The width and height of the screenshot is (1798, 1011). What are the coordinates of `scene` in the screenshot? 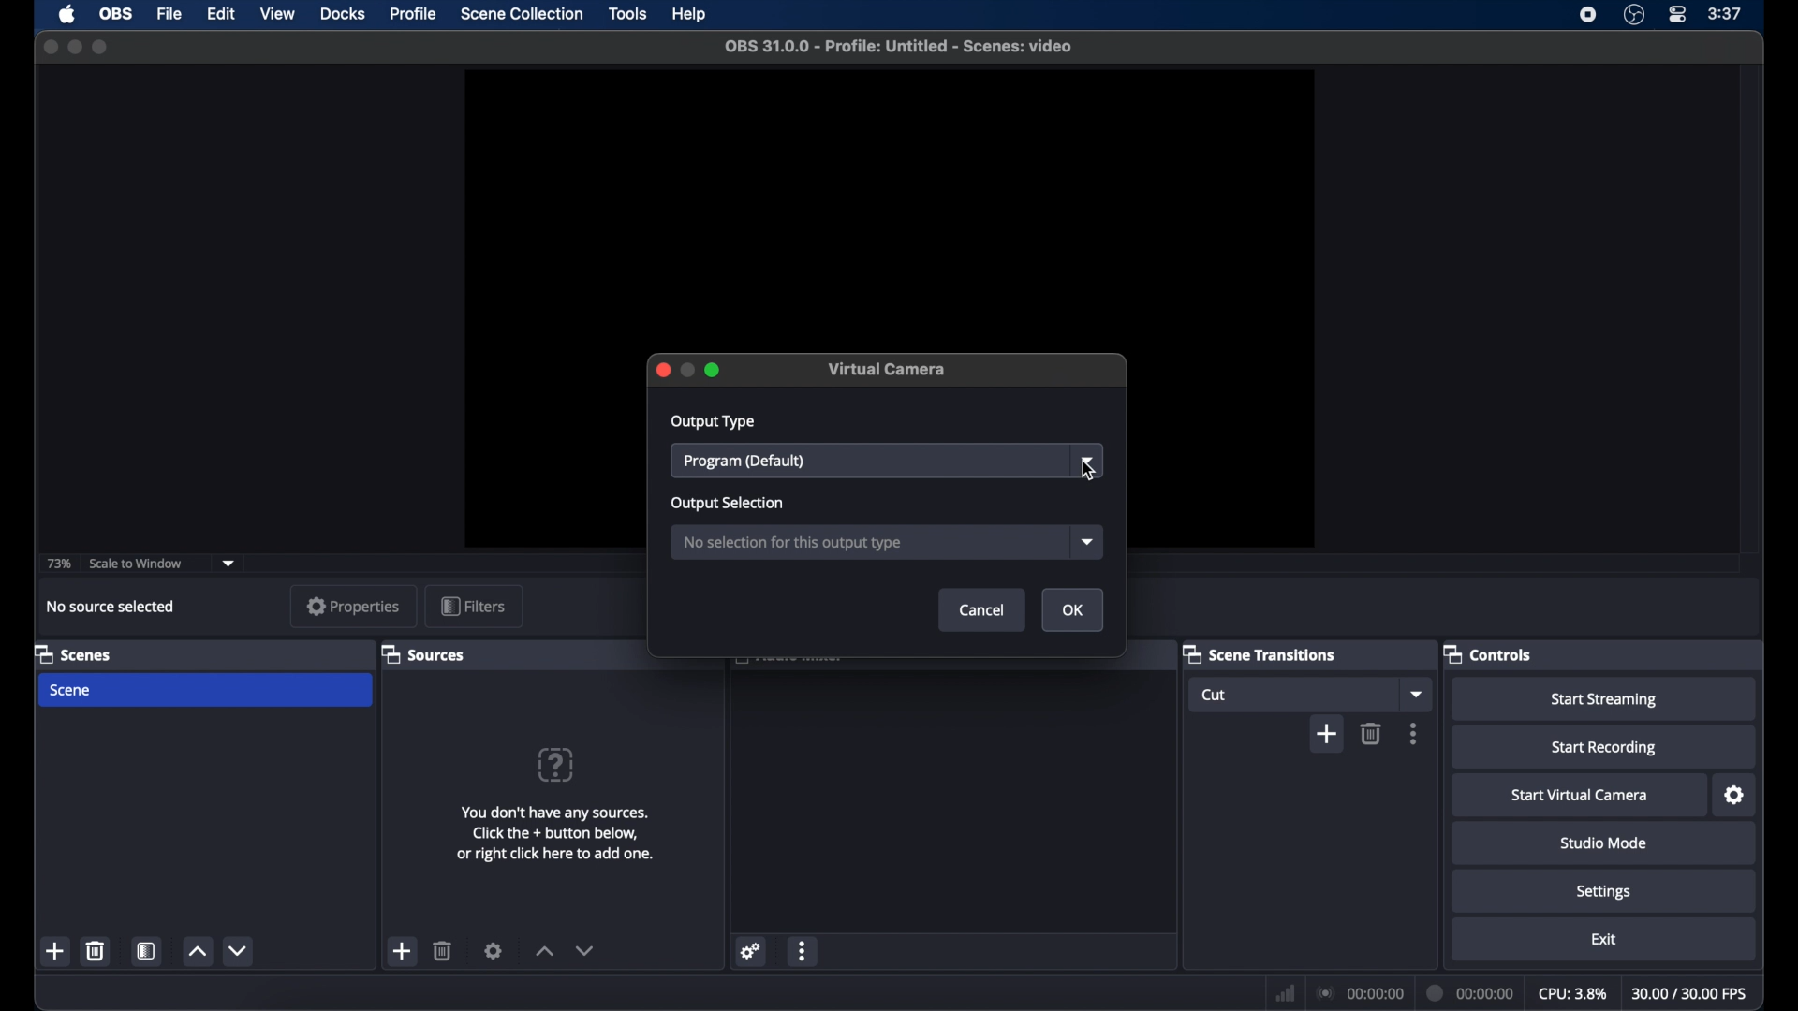 It's located at (71, 691).